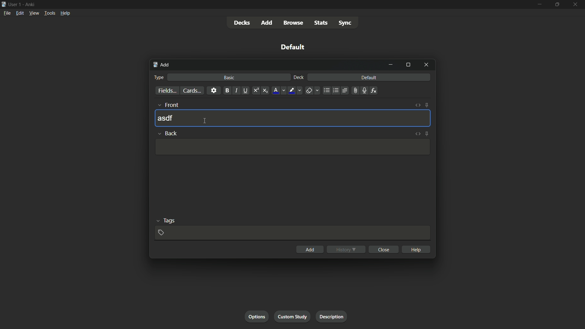  I want to click on default, so click(291, 47).